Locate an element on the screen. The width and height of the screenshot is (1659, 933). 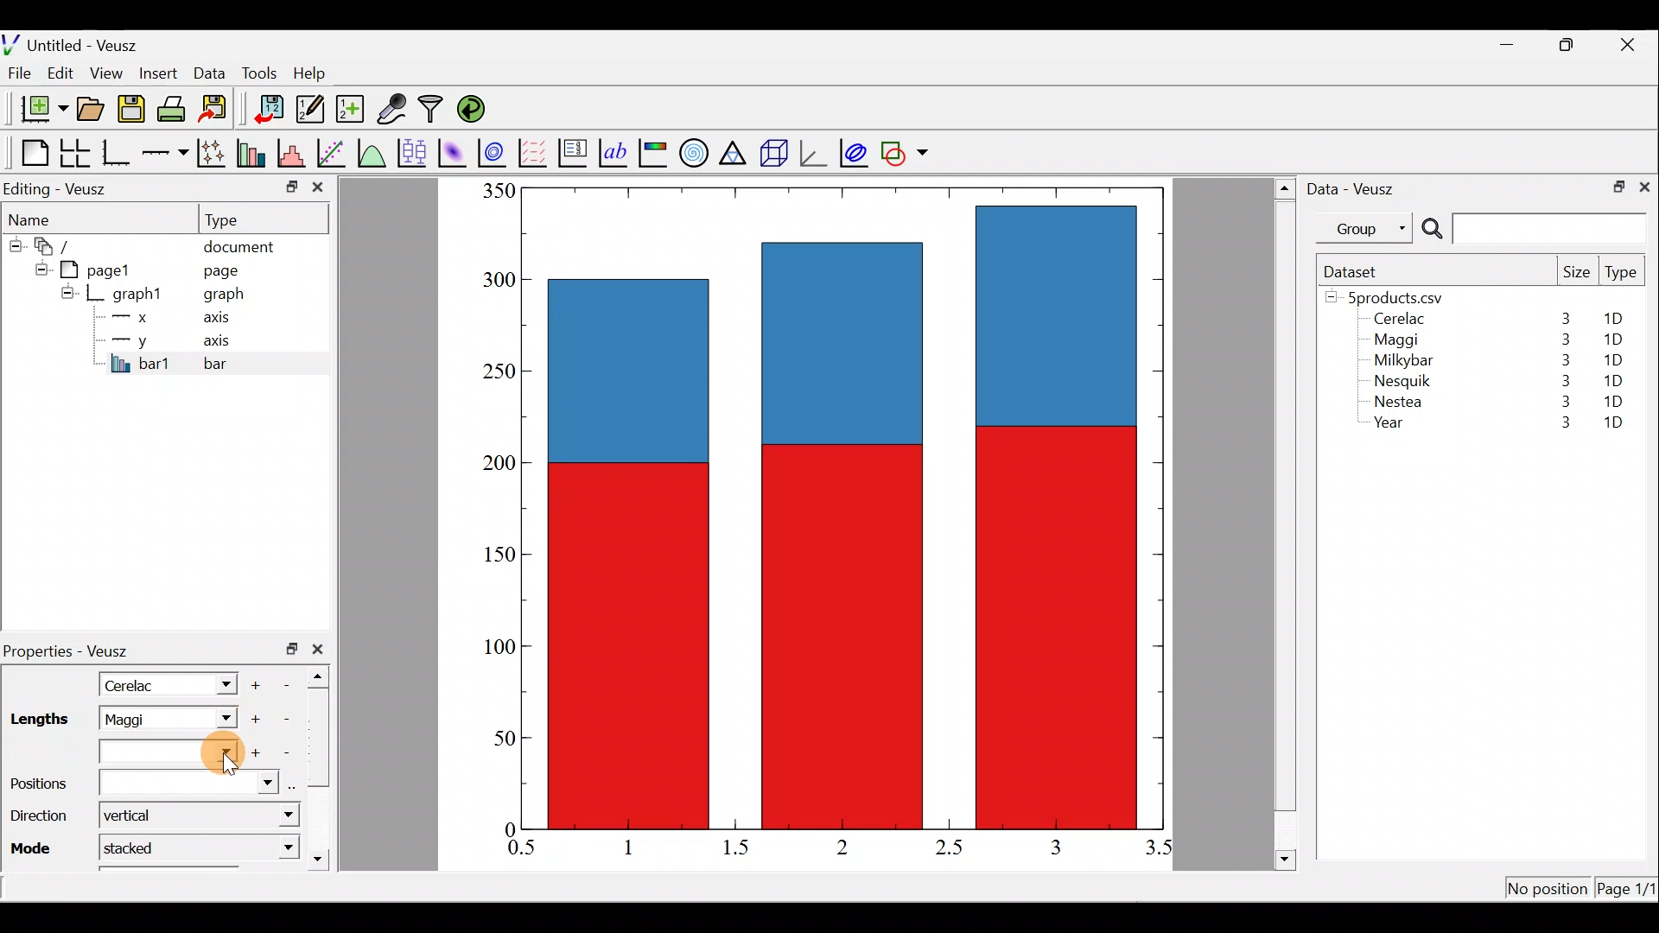
bar1 is located at coordinates (141, 363).